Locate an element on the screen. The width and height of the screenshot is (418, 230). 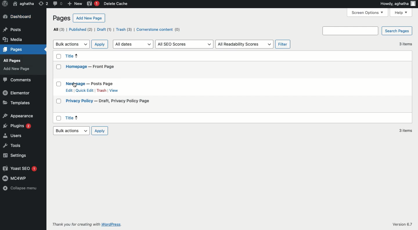
Settings is located at coordinates (14, 156).